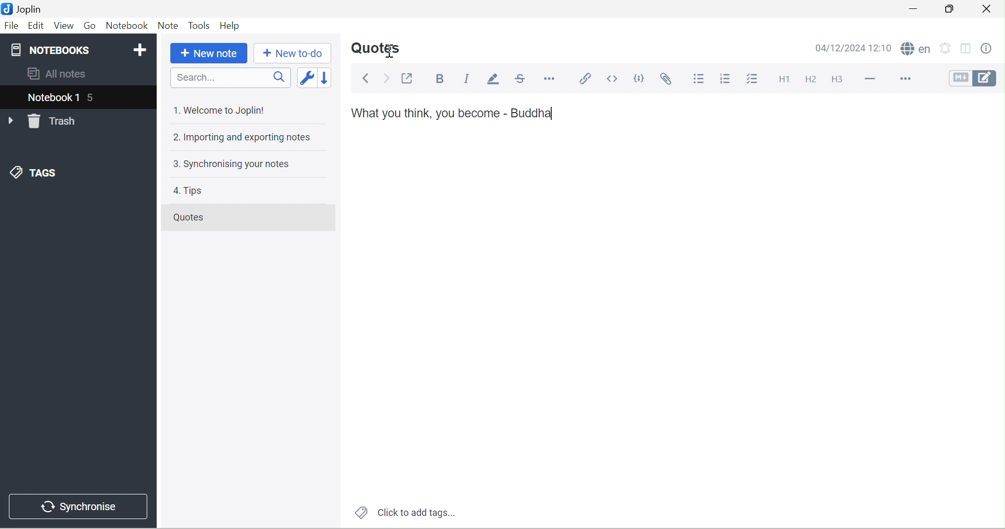 The height and width of the screenshot is (529, 1005). Describe the element at coordinates (222, 111) in the screenshot. I see `1. Welcome to Joplin!` at that location.